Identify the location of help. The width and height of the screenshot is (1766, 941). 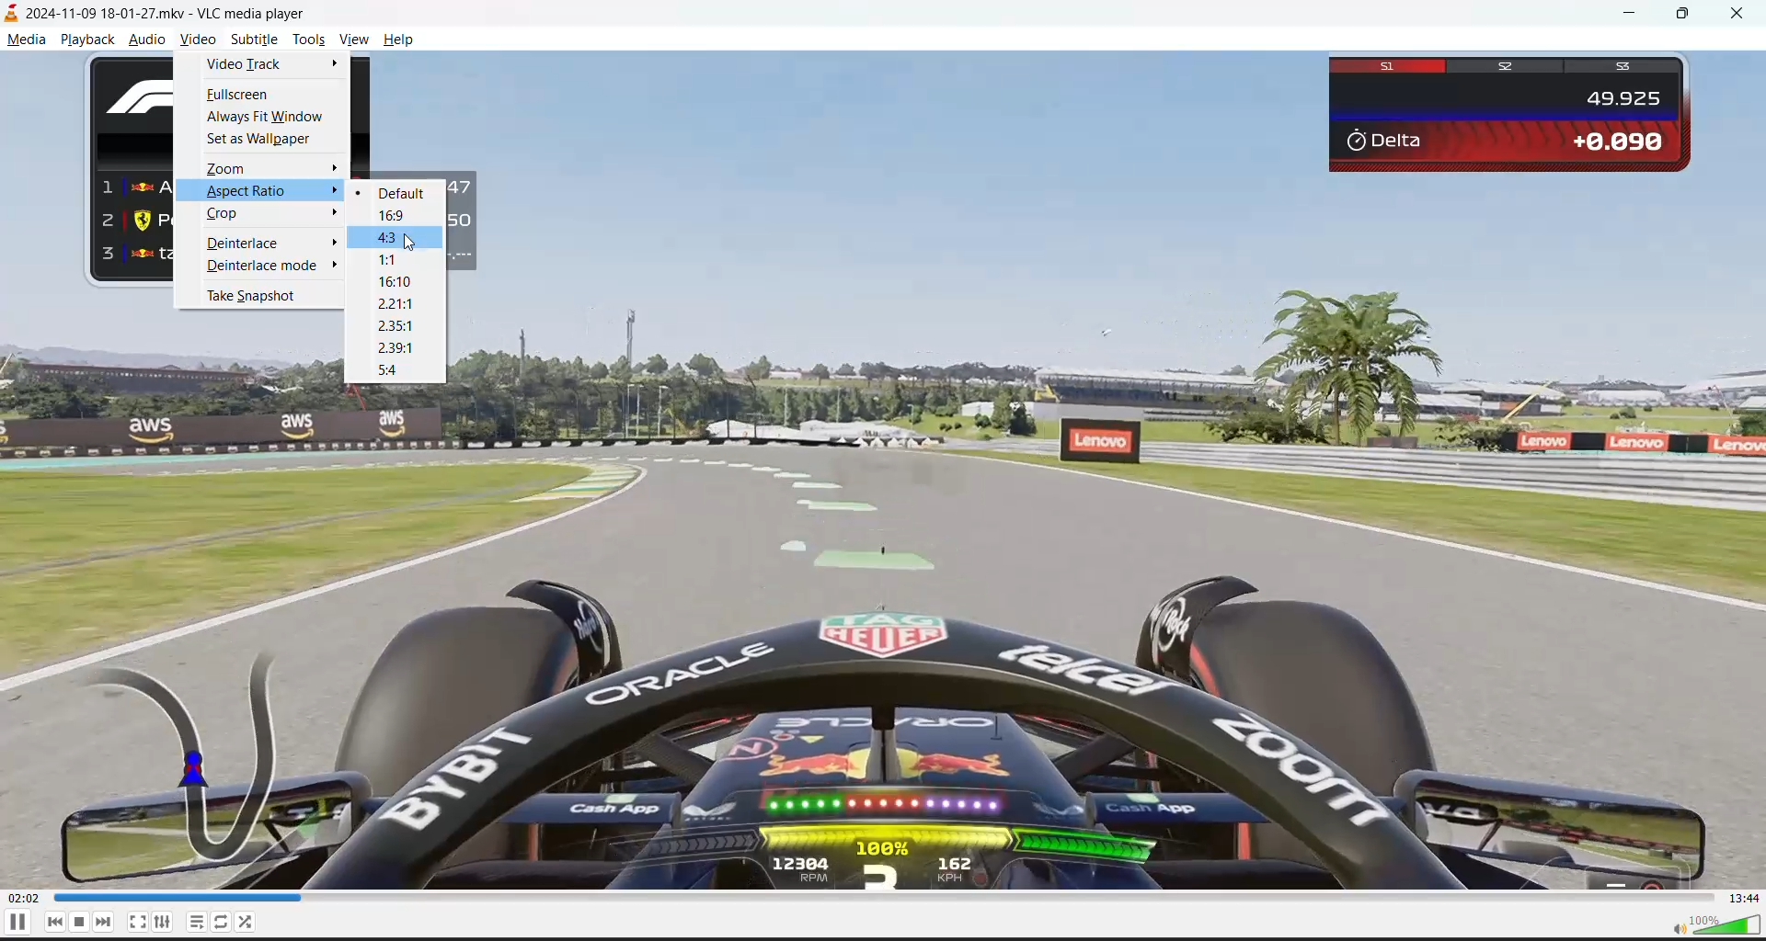
(403, 39).